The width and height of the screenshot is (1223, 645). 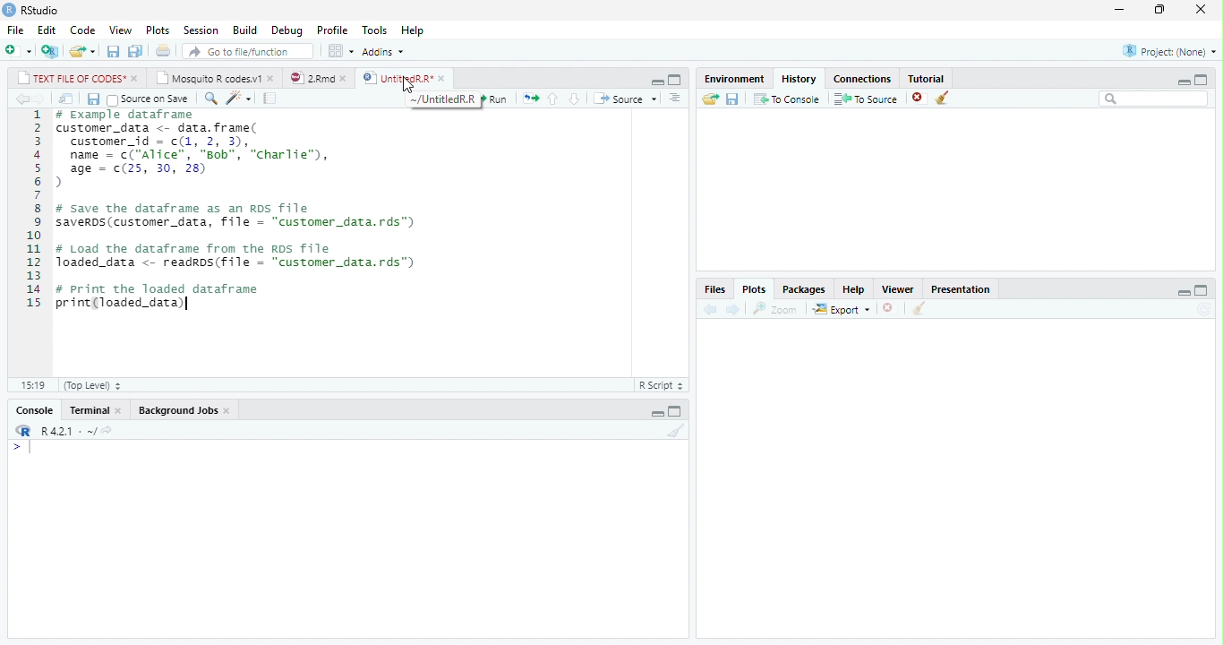 I want to click on Profile, so click(x=332, y=30).